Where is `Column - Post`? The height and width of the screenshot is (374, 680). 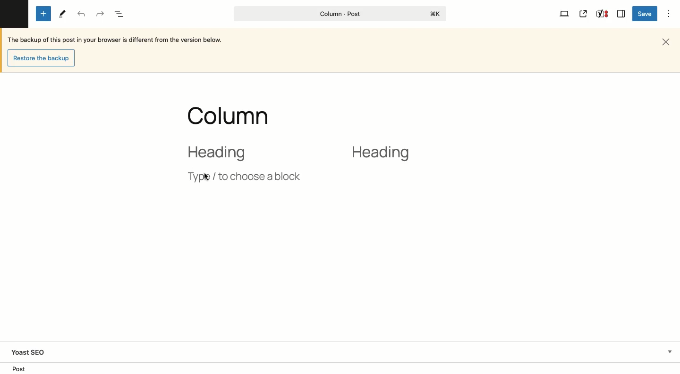
Column - Post is located at coordinates (338, 14).